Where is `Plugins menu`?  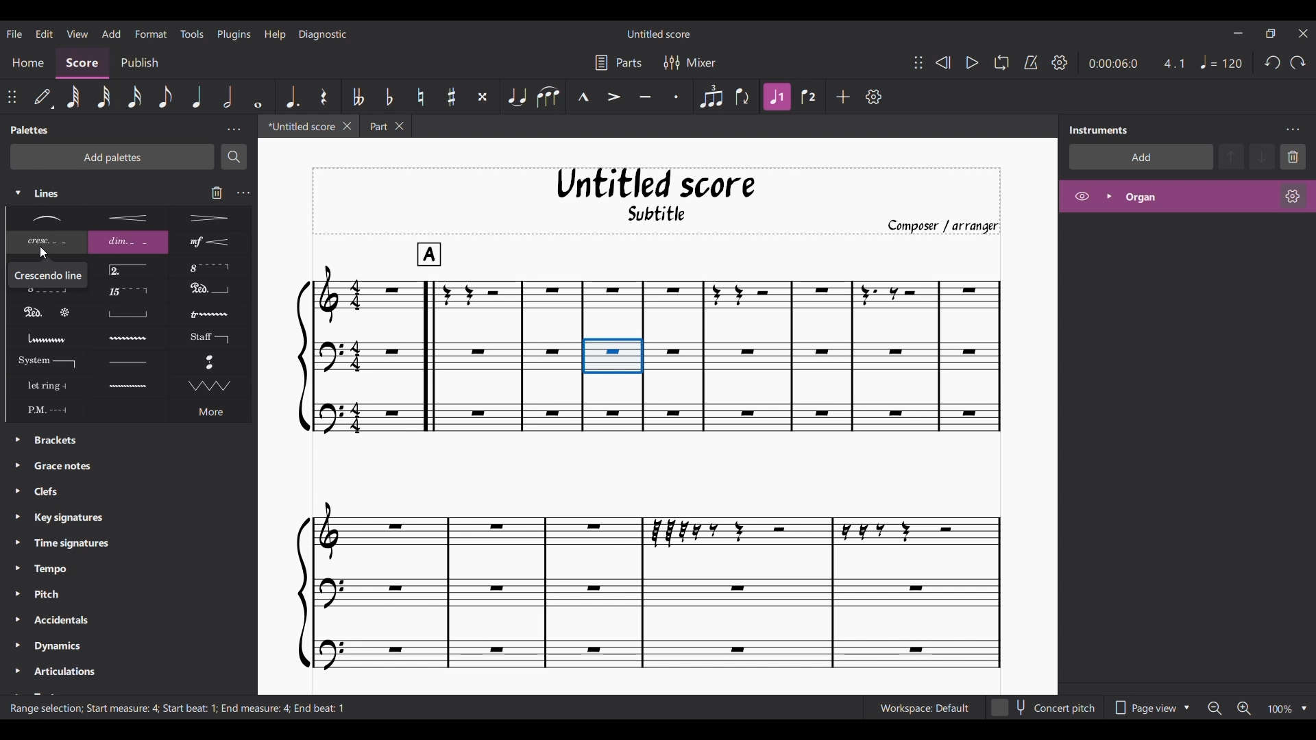
Plugins menu is located at coordinates (234, 34).